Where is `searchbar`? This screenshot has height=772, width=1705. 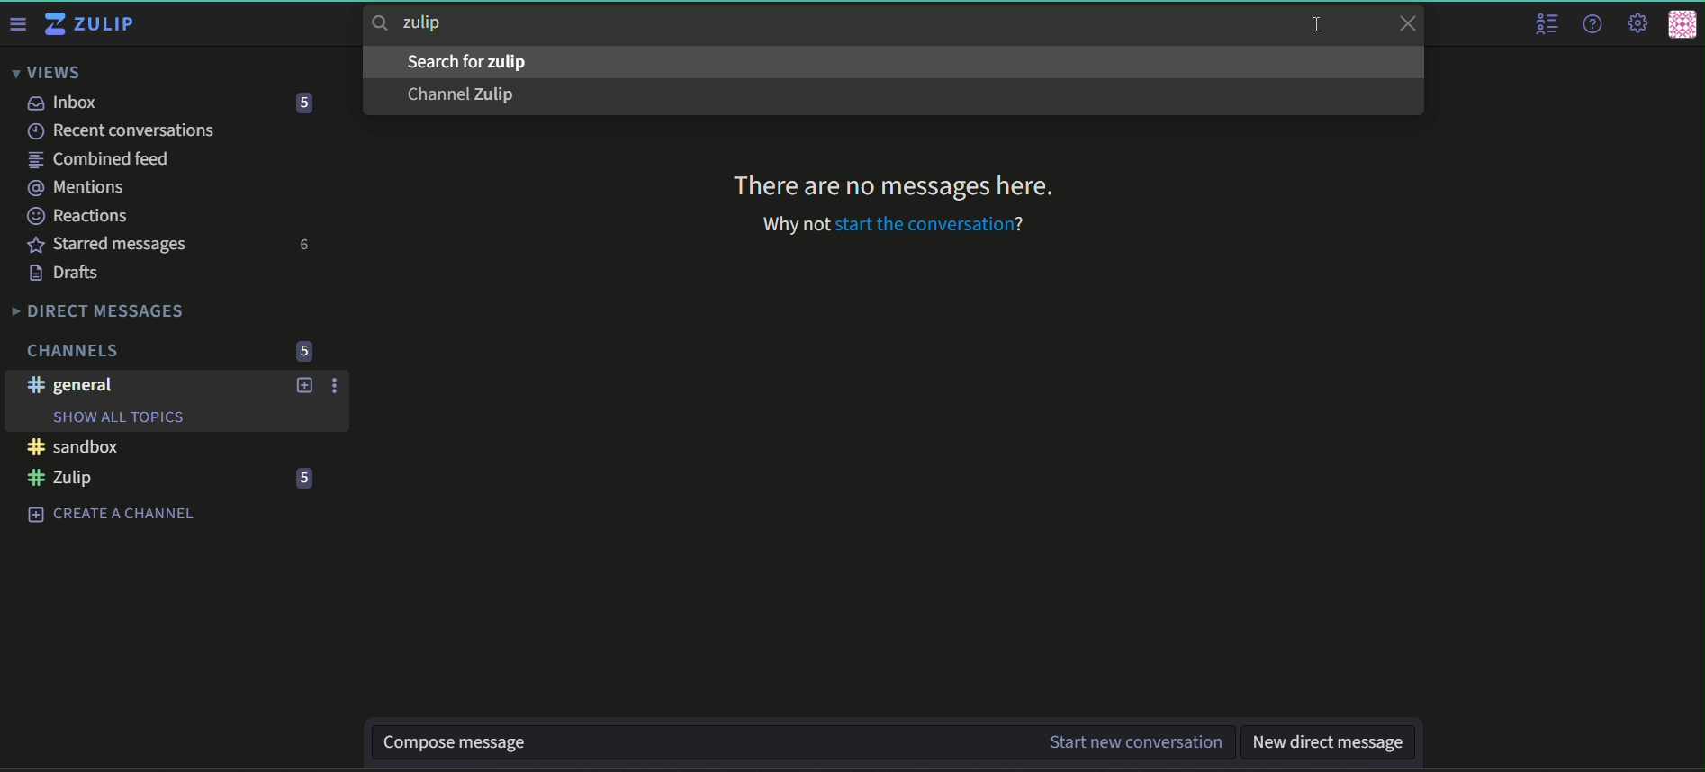 searchbar is located at coordinates (419, 23).